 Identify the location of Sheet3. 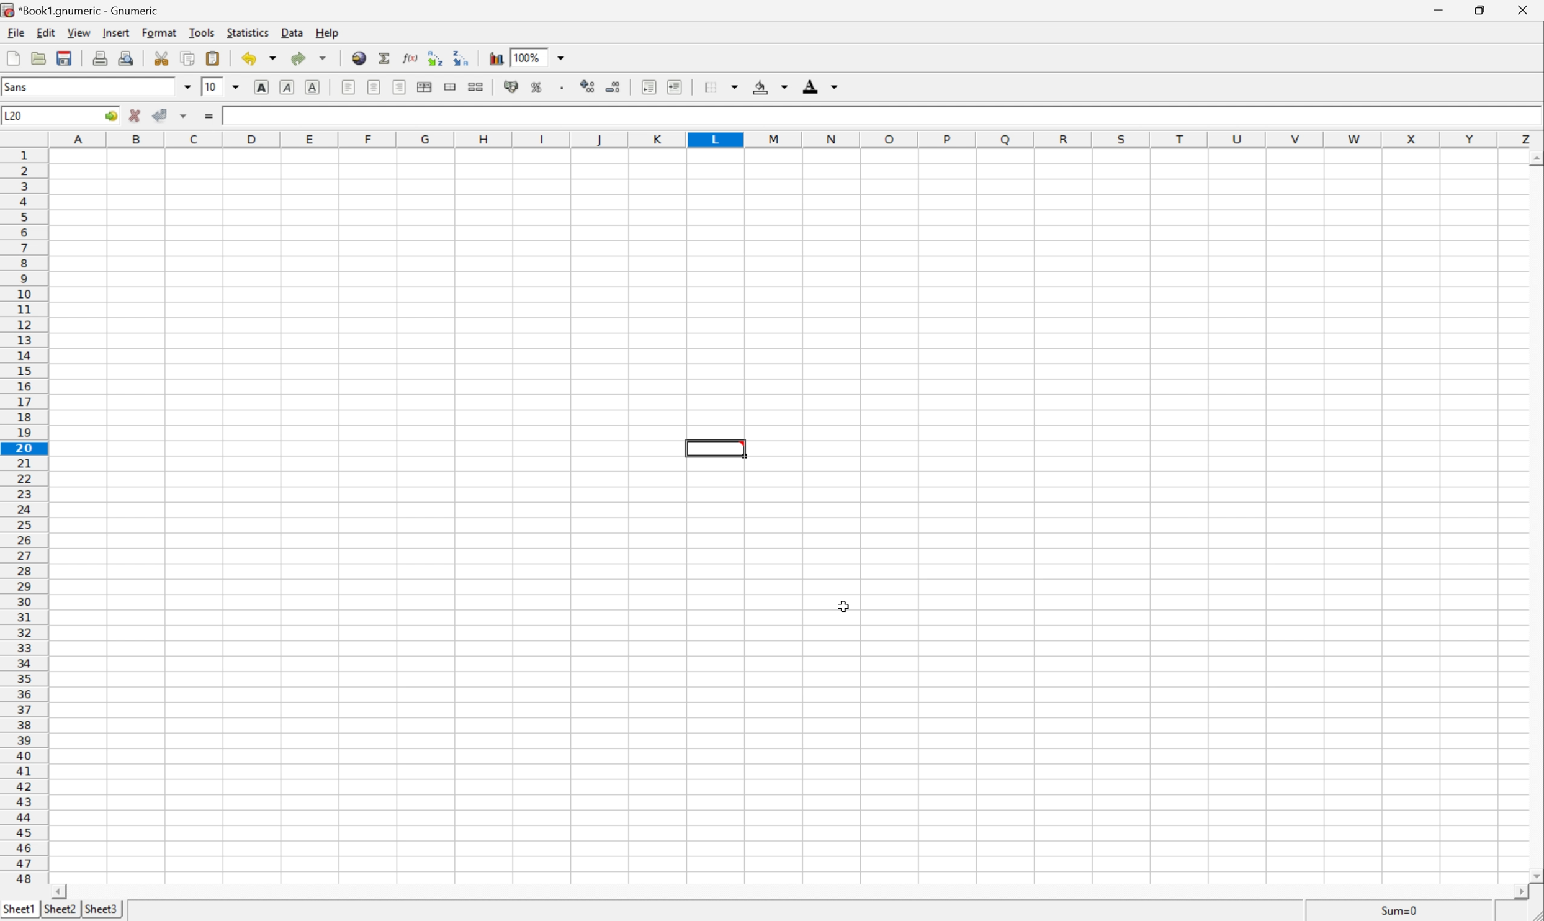
(59, 909).